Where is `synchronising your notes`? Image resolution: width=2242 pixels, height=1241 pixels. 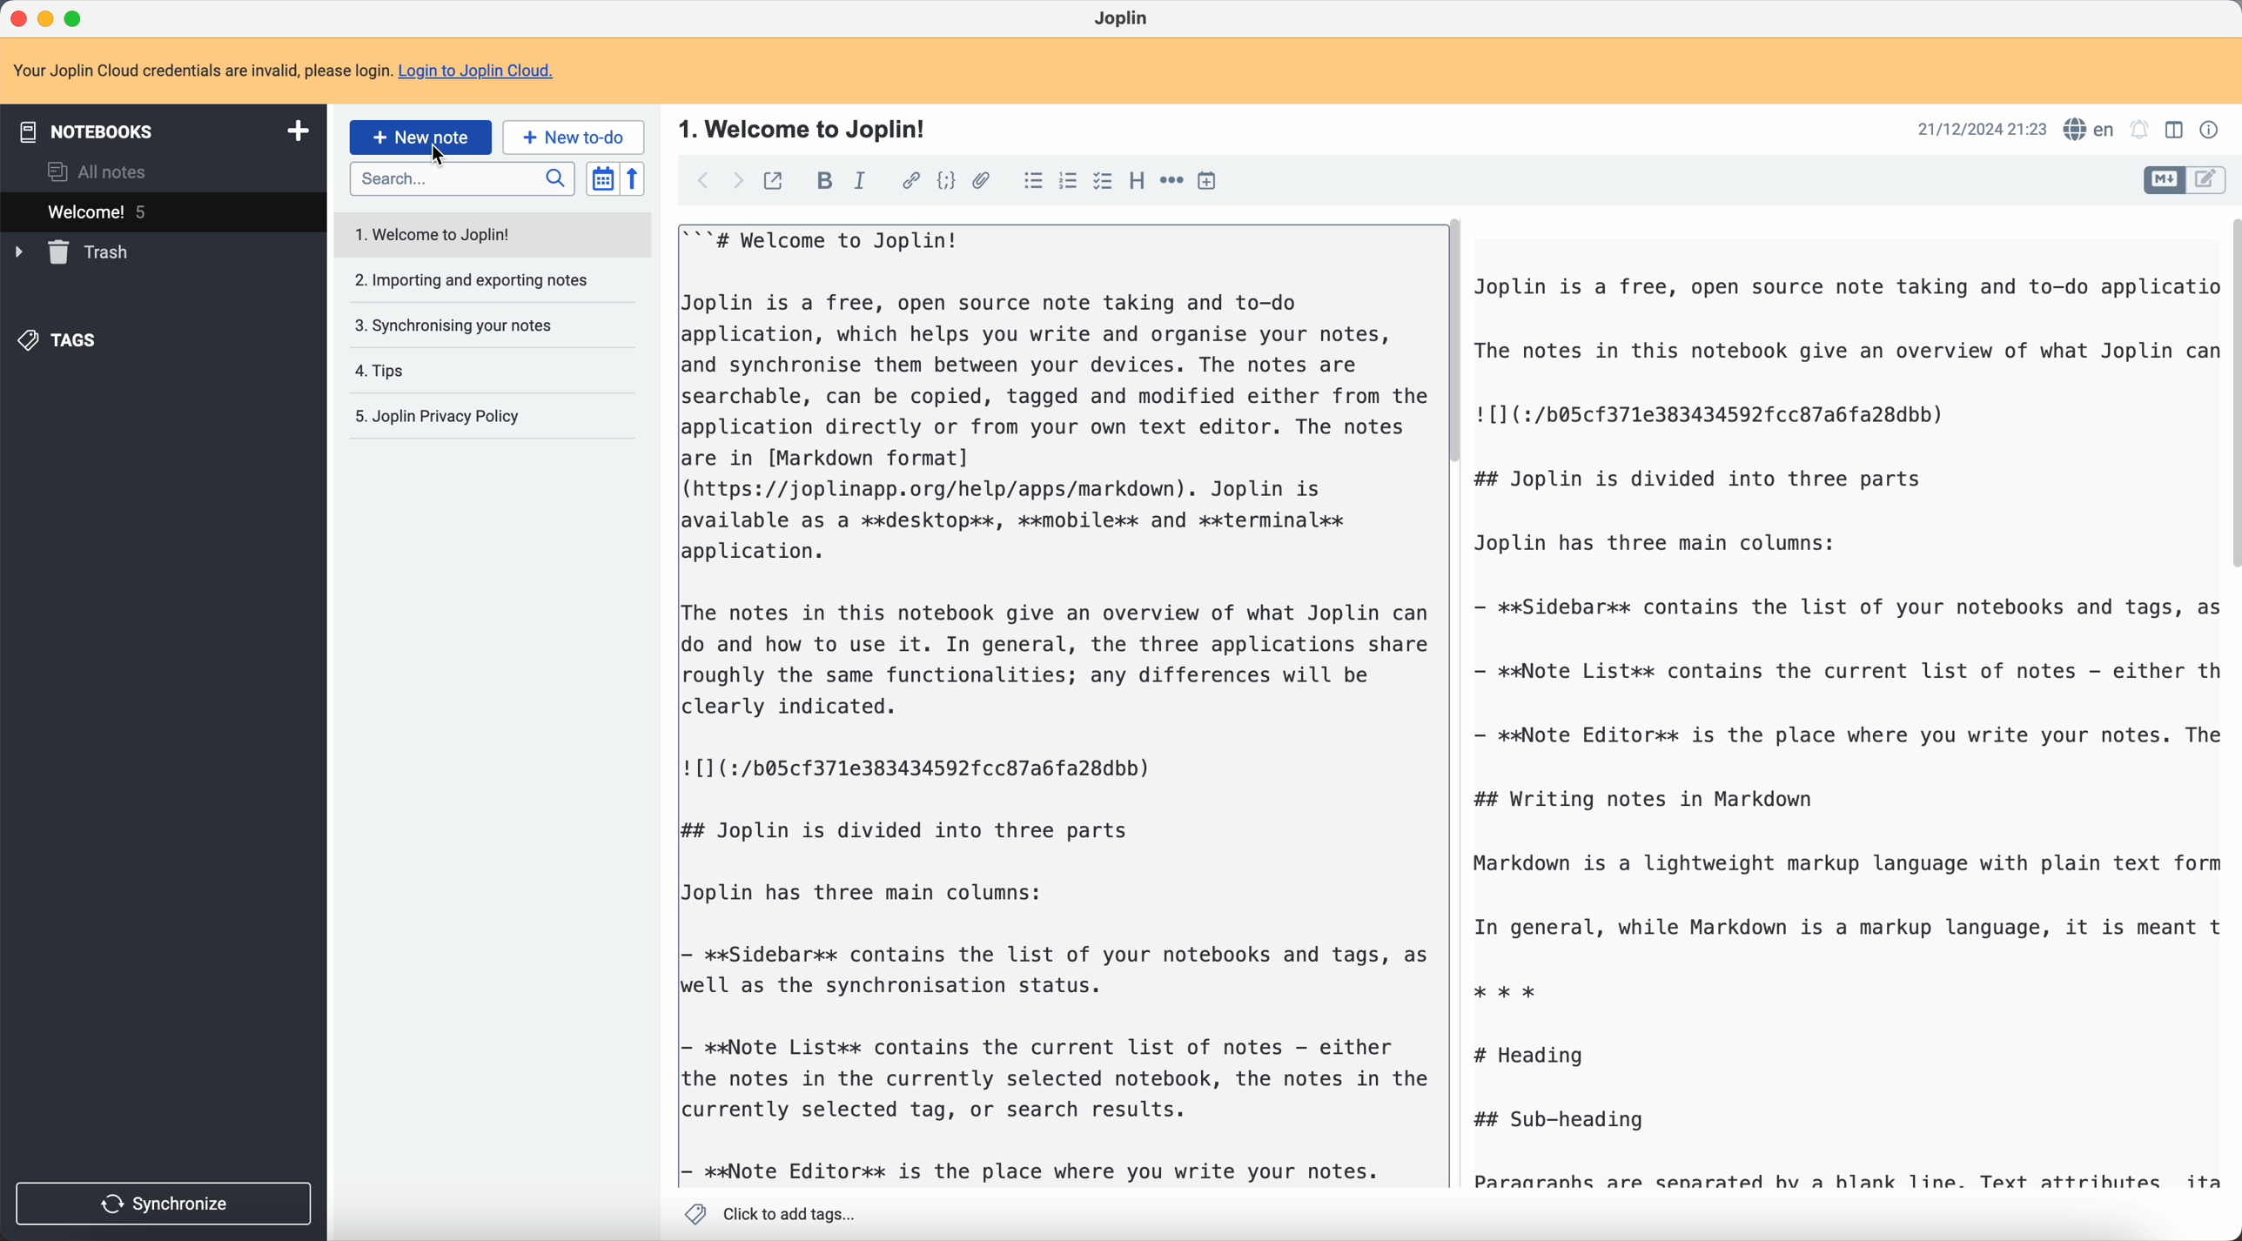 synchronising your notes is located at coordinates (459, 327).